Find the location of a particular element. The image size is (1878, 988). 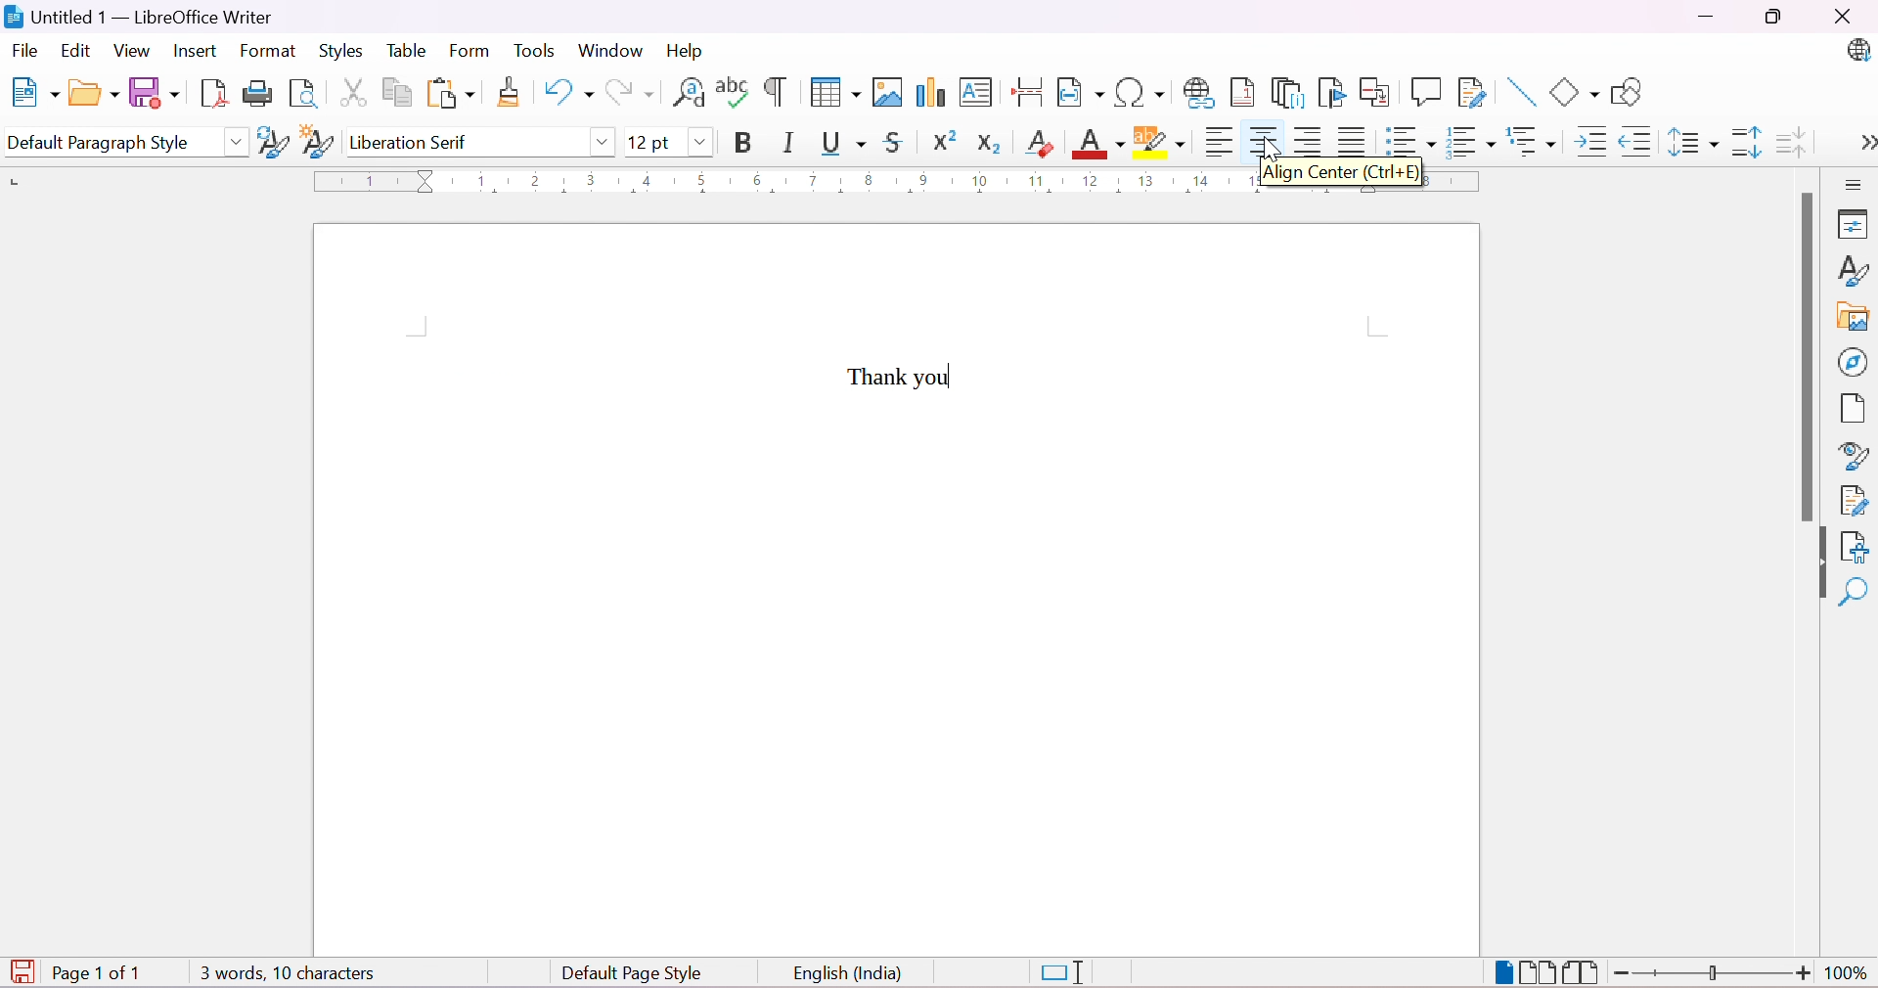

Table is located at coordinates (404, 50).